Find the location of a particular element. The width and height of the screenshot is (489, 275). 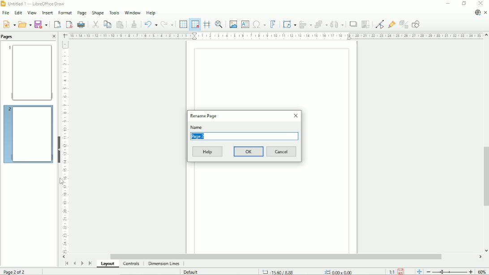

Close document is located at coordinates (486, 13).